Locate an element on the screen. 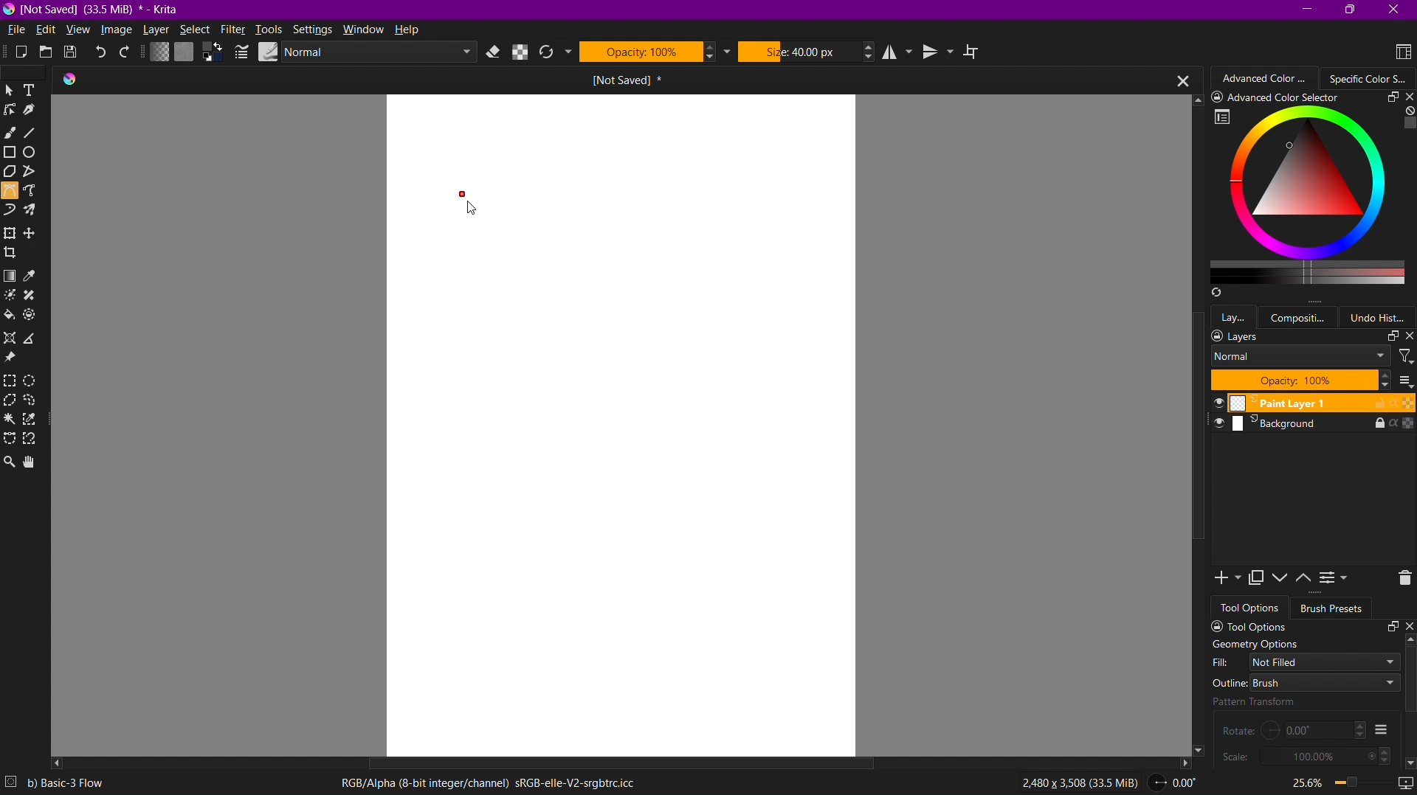 The width and height of the screenshot is (1417, 795). Open Tab is located at coordinates (579, 80).